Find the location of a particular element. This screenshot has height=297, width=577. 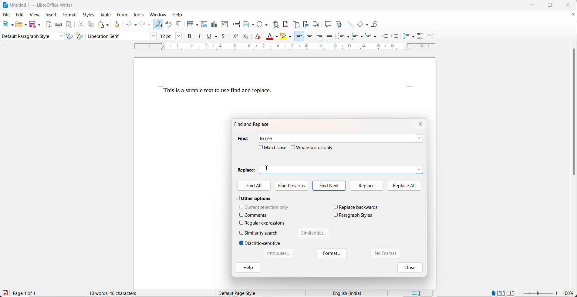

insert hyperlink is located at coordinates (276, 24).